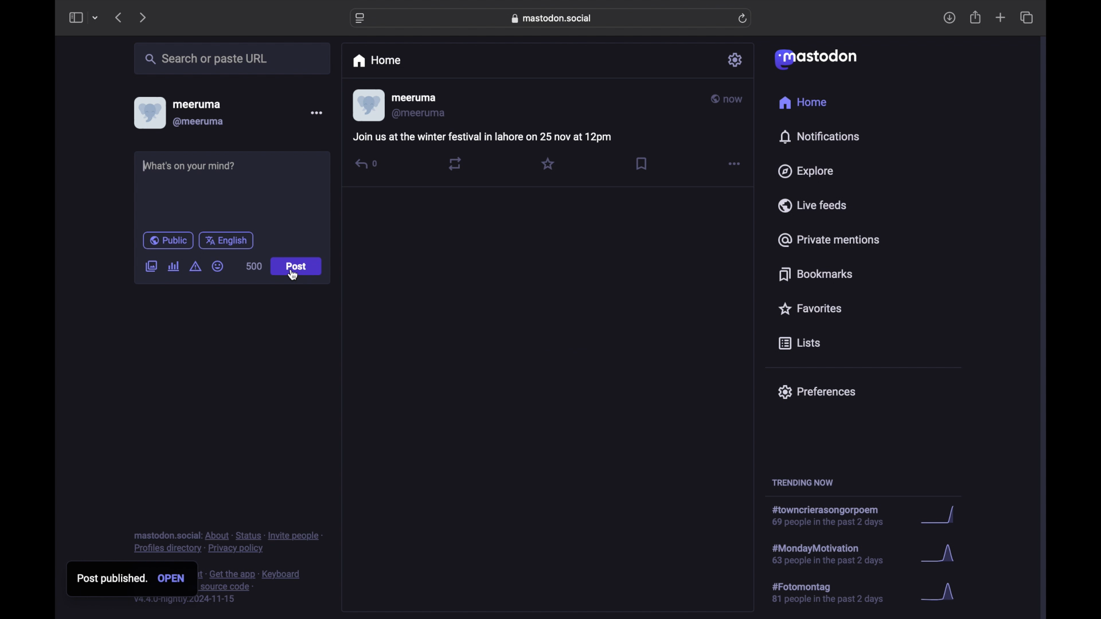  What do you see at coordinates (819, 136) in the screenshot?
I see `notifications` at bounding box center [819, 136].